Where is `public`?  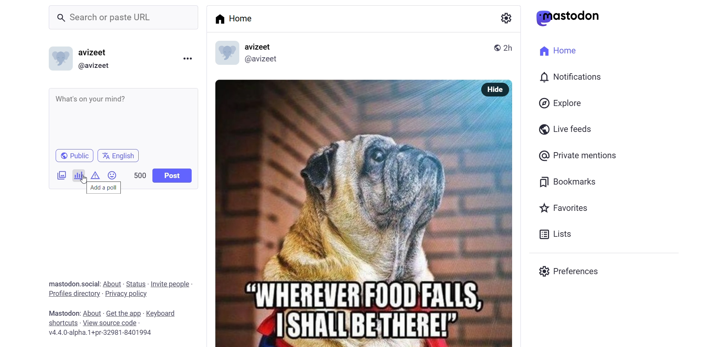
public is located at coordinates (74, 155).